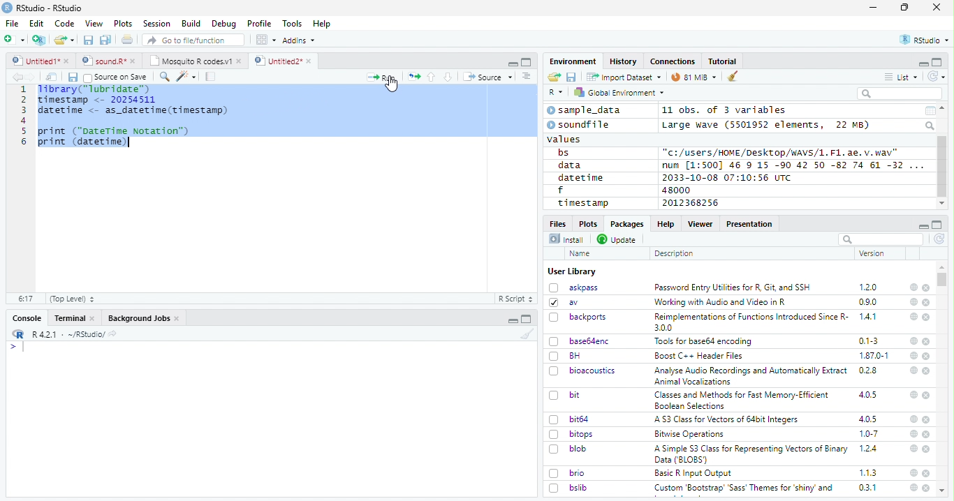 This screenshot has width=954, height=501. I want to click on close, so click(927, 371).